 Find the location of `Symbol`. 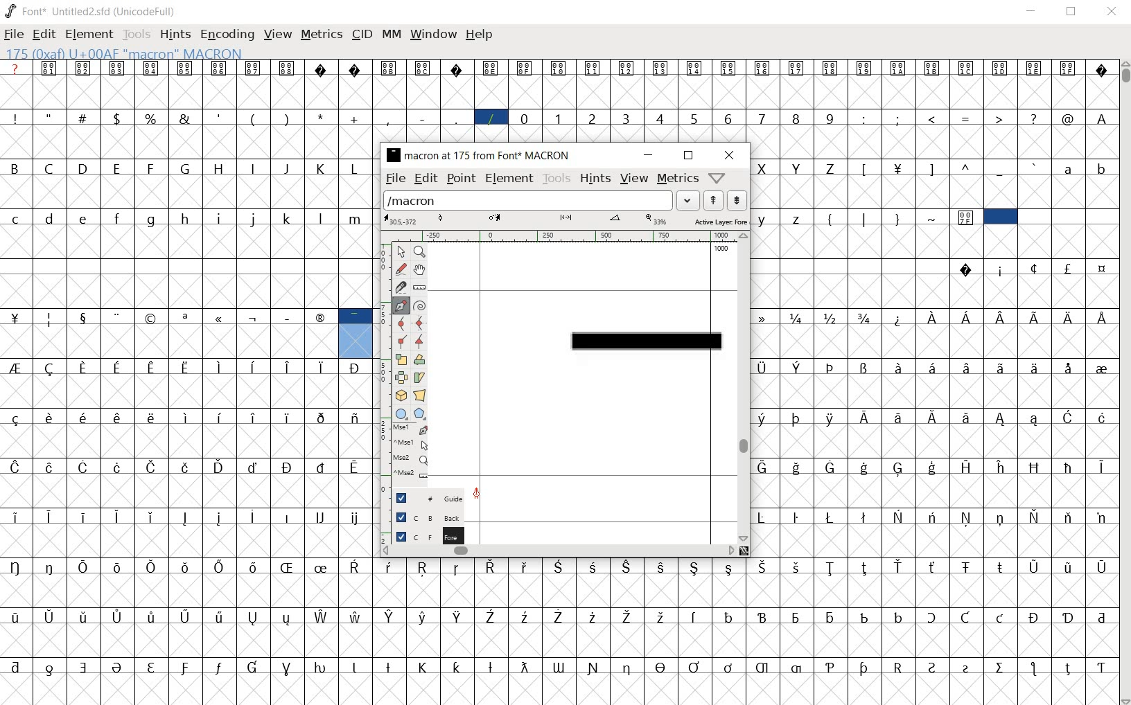

Symbol is located at coordinates (119, 616).